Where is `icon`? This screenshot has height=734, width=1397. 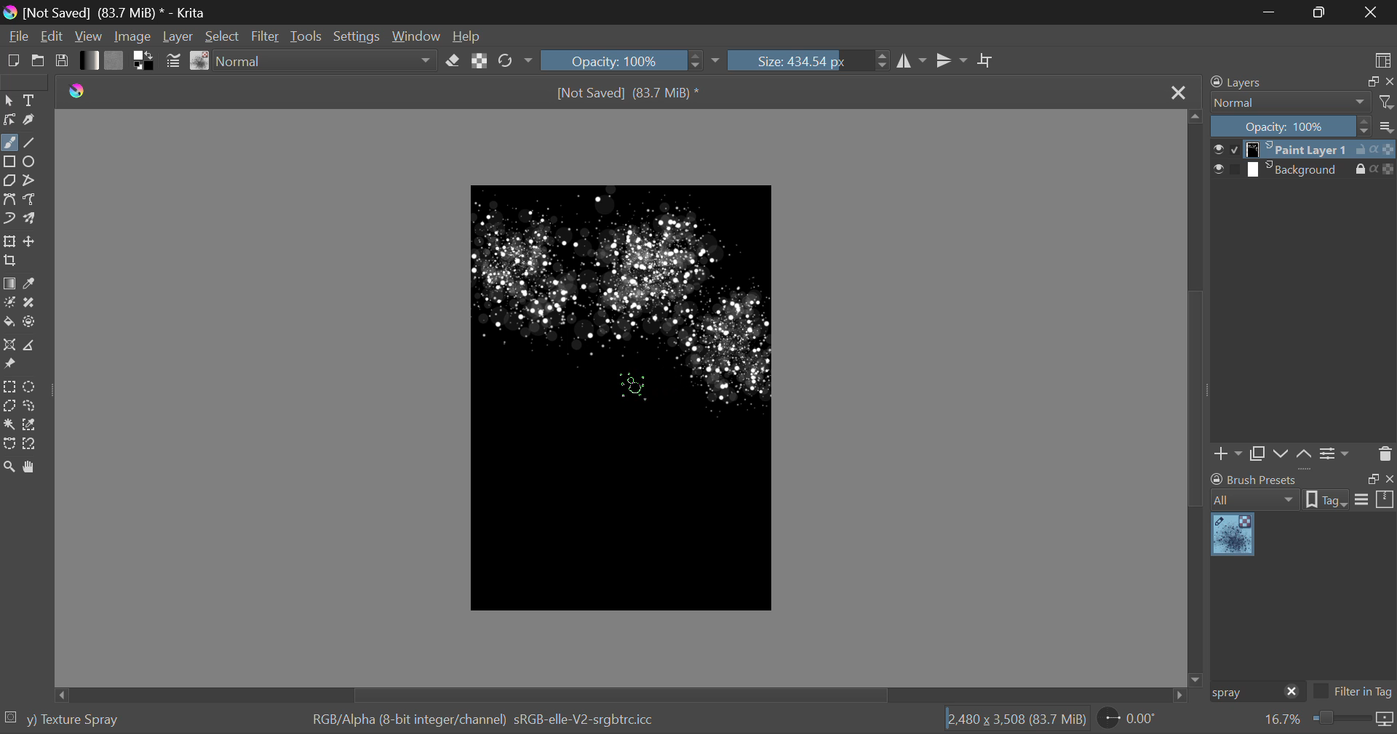
icon is located at coordinates (1385, 720).